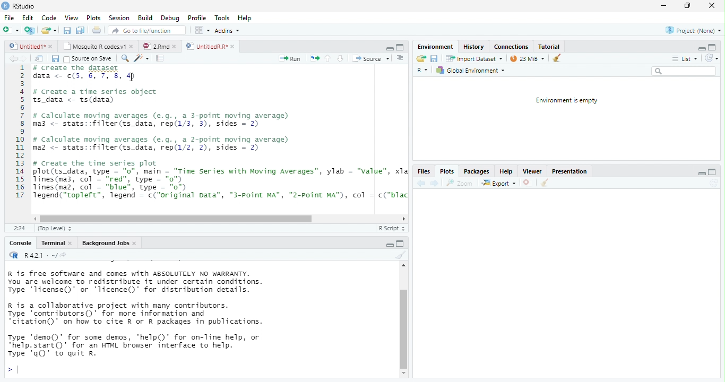 This screenshot has height=382, width=725. What do you see at coordinates (528, 184) in the screenshot?
I see `close` at bounding box center [528, 184].